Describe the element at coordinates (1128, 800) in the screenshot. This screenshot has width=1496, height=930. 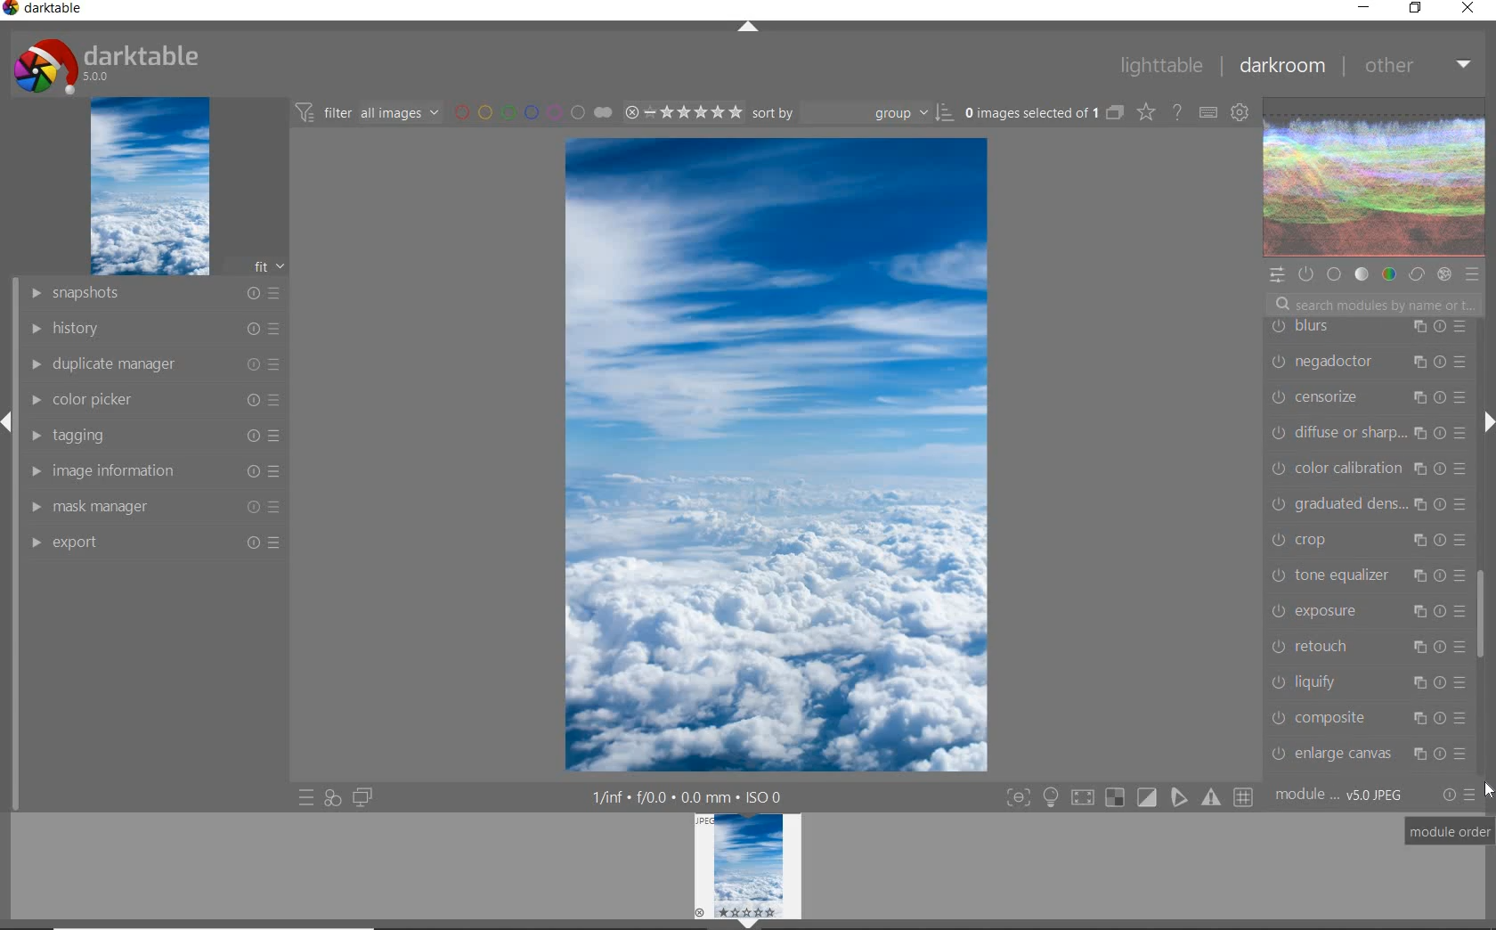
I see `TOGGLE MODES` at that location.